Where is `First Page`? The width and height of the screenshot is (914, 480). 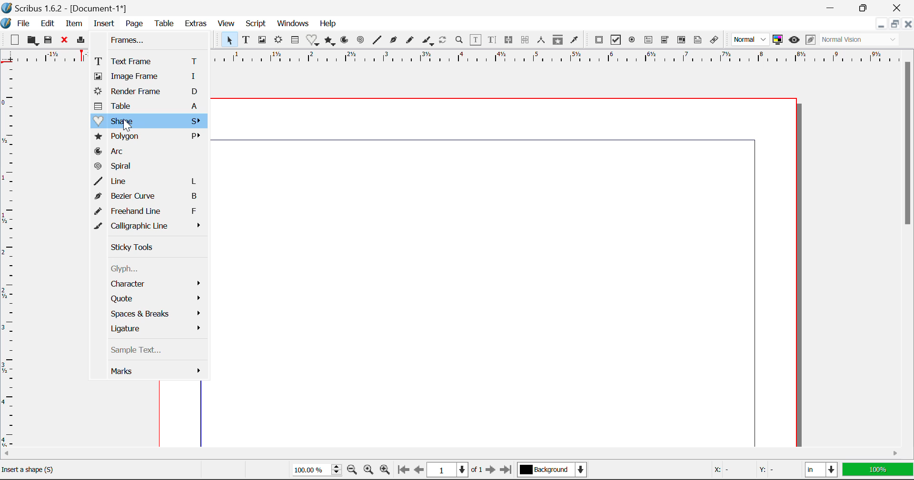
First Page is located at coordinates (403, 470).